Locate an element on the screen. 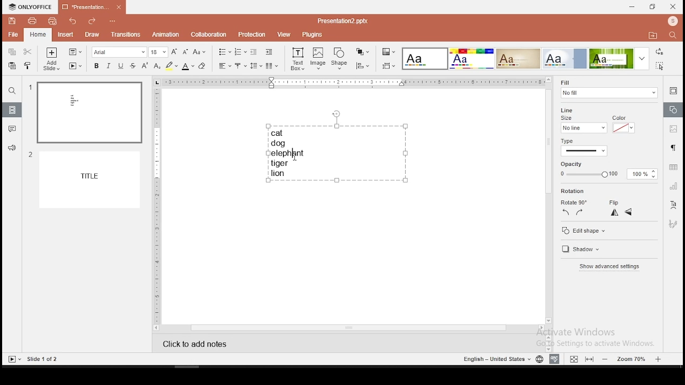 This screenshot has height=385, width=685. draw is located at coordinates (92, 34).